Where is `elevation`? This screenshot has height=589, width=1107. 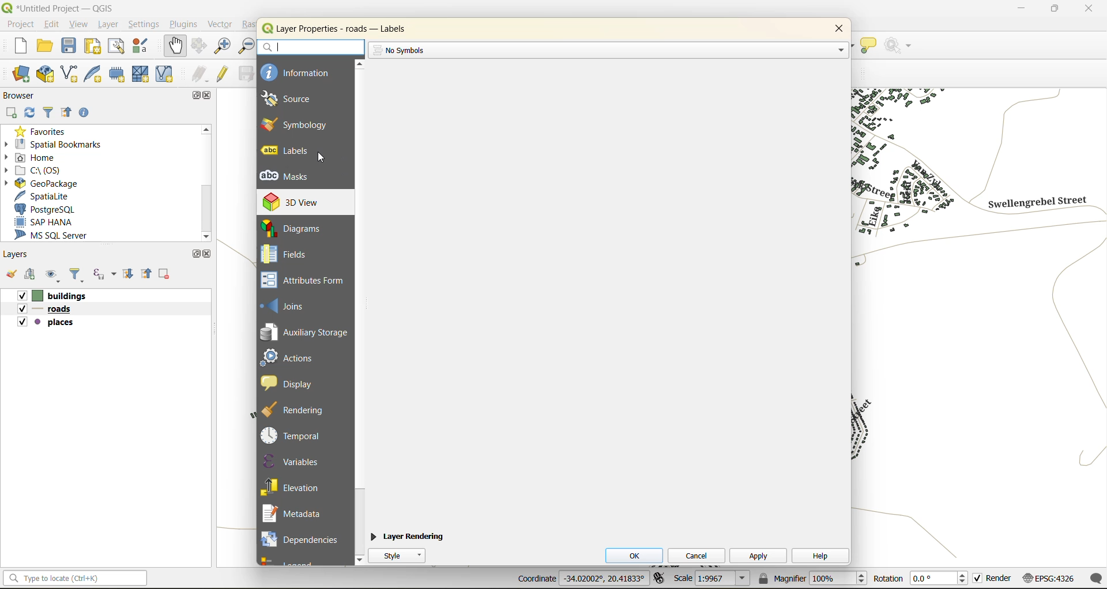 elevation is located at coordinates (295, 486).